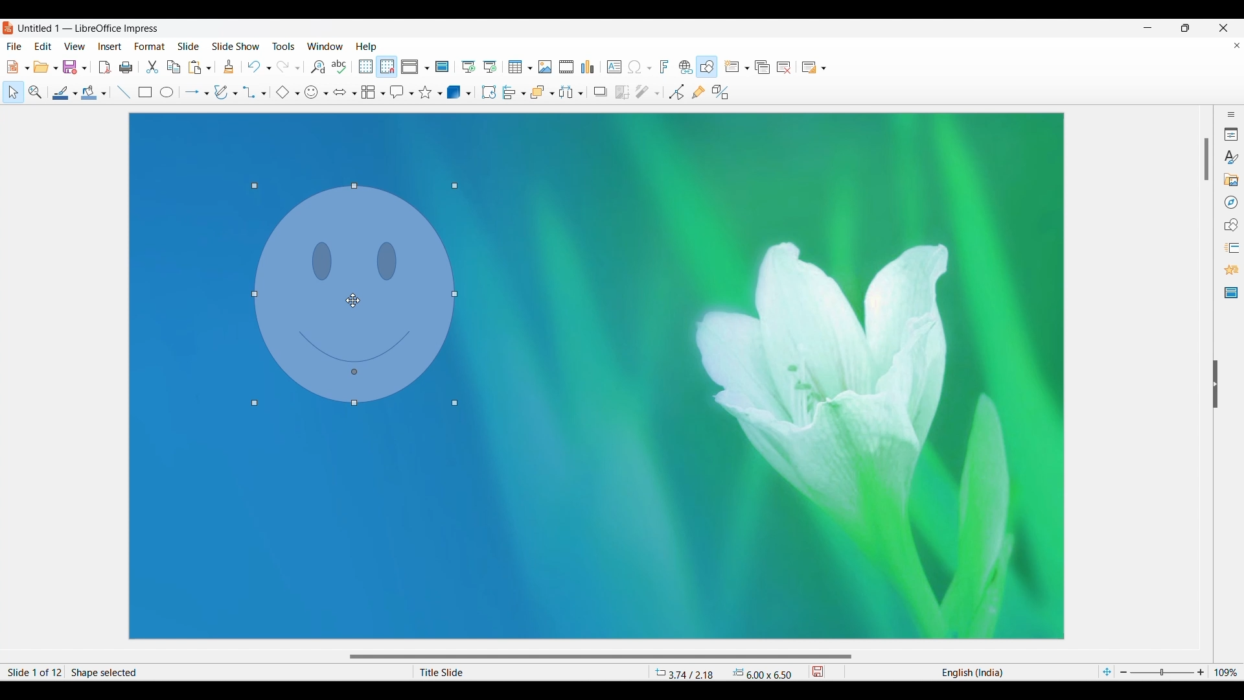  Describe the element at coordinates (1230, 157) in the screenshot. I see `Styles` at that location.